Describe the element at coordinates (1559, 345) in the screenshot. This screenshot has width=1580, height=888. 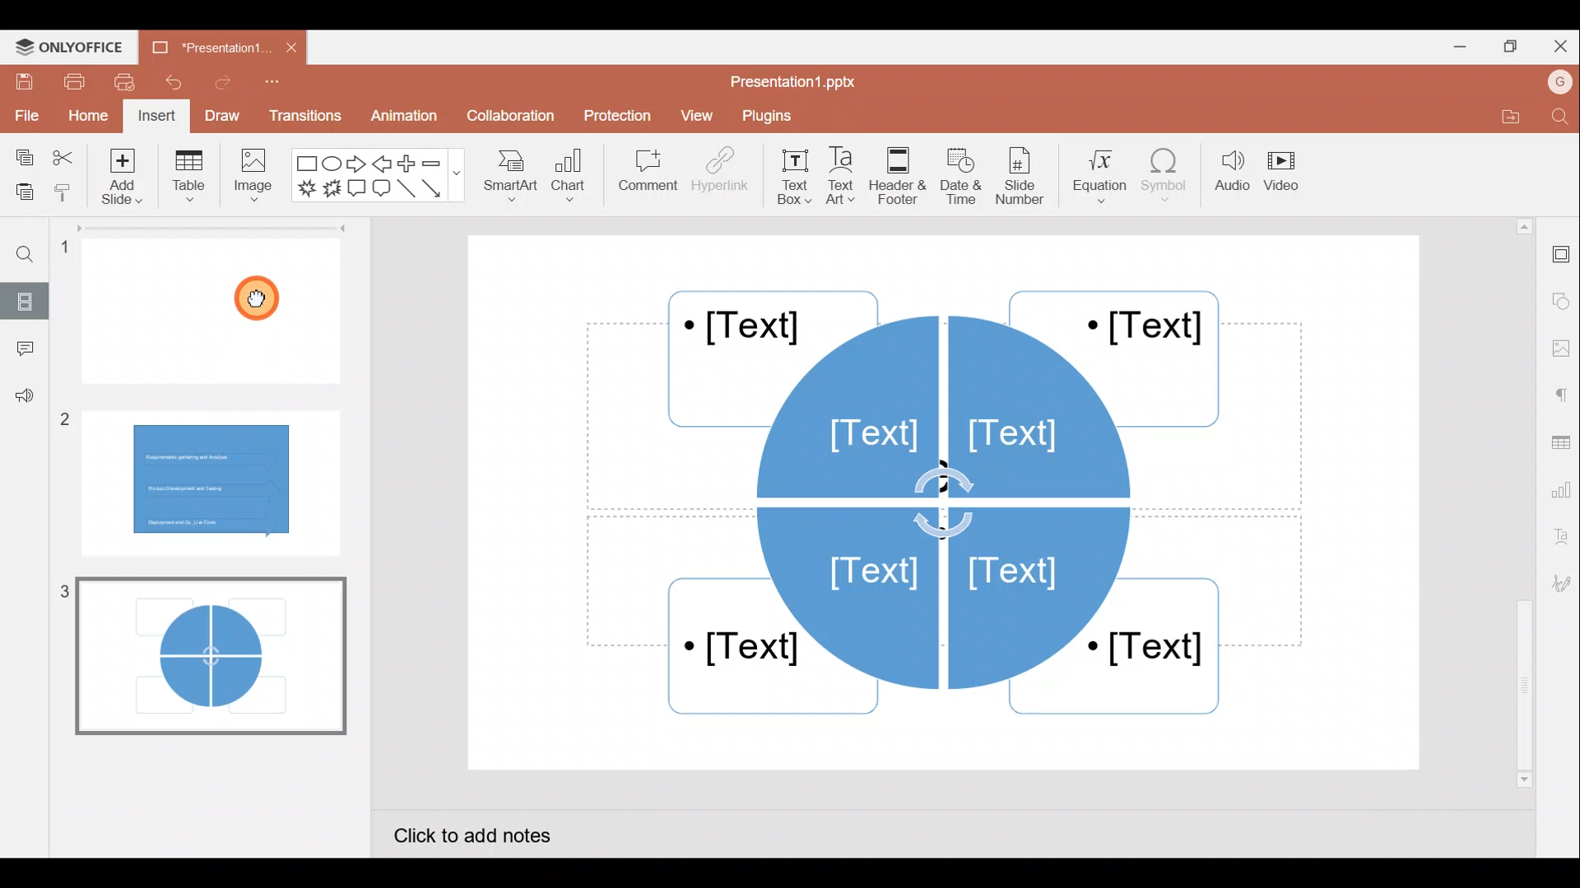
I see `Image settings` at that location.